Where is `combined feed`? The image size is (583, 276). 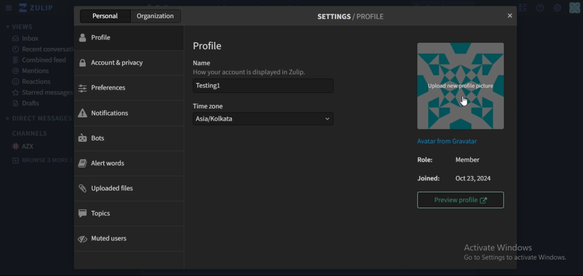 combined feed is located at coordinates (41, 60).